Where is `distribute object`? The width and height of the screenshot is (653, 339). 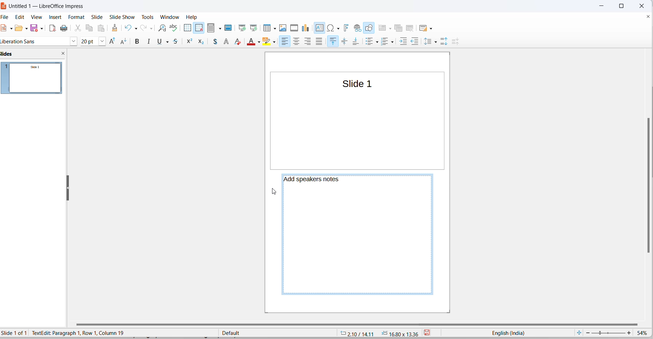 distribute object is located at coordinates (297, 42).